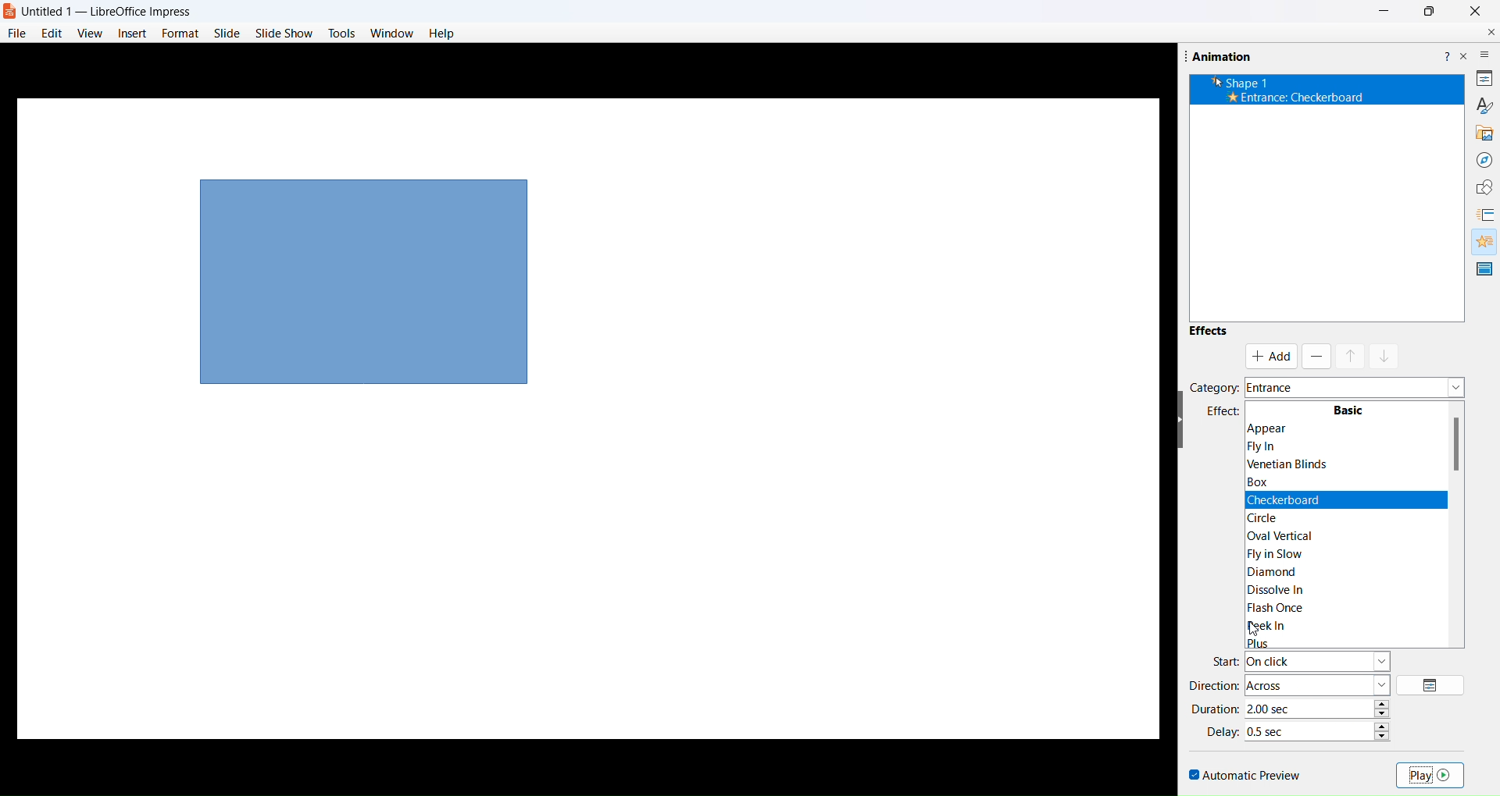 The image size is (1500, 796). Describe the element at coordinates (1244, 773) in the screenshot. I see `automatic preview` at that location.